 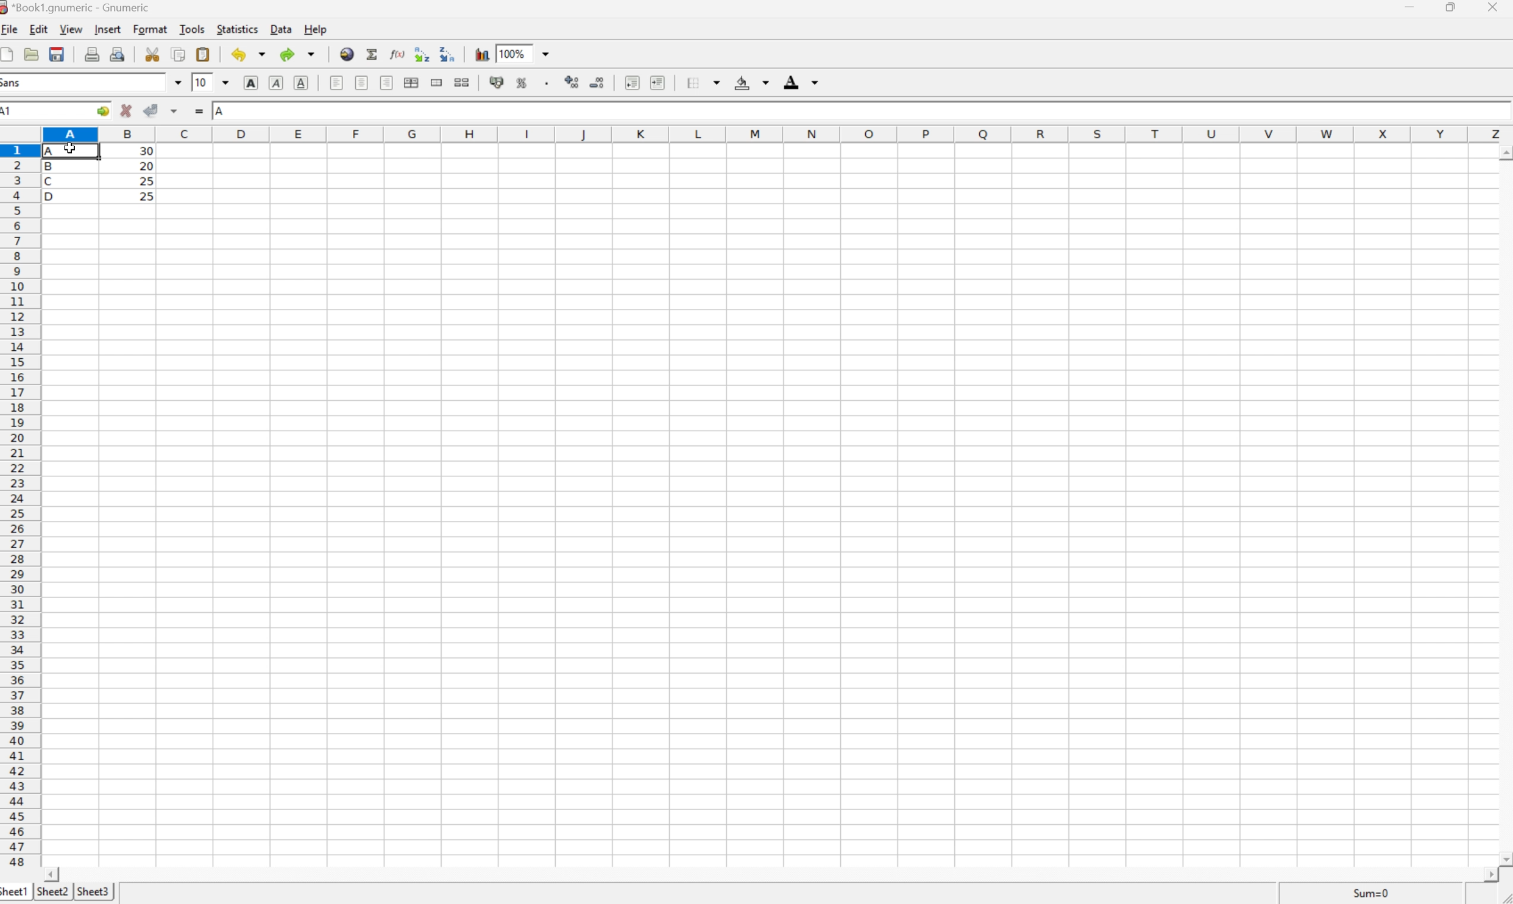 I want to click on Background, so click(x=751, y=83).